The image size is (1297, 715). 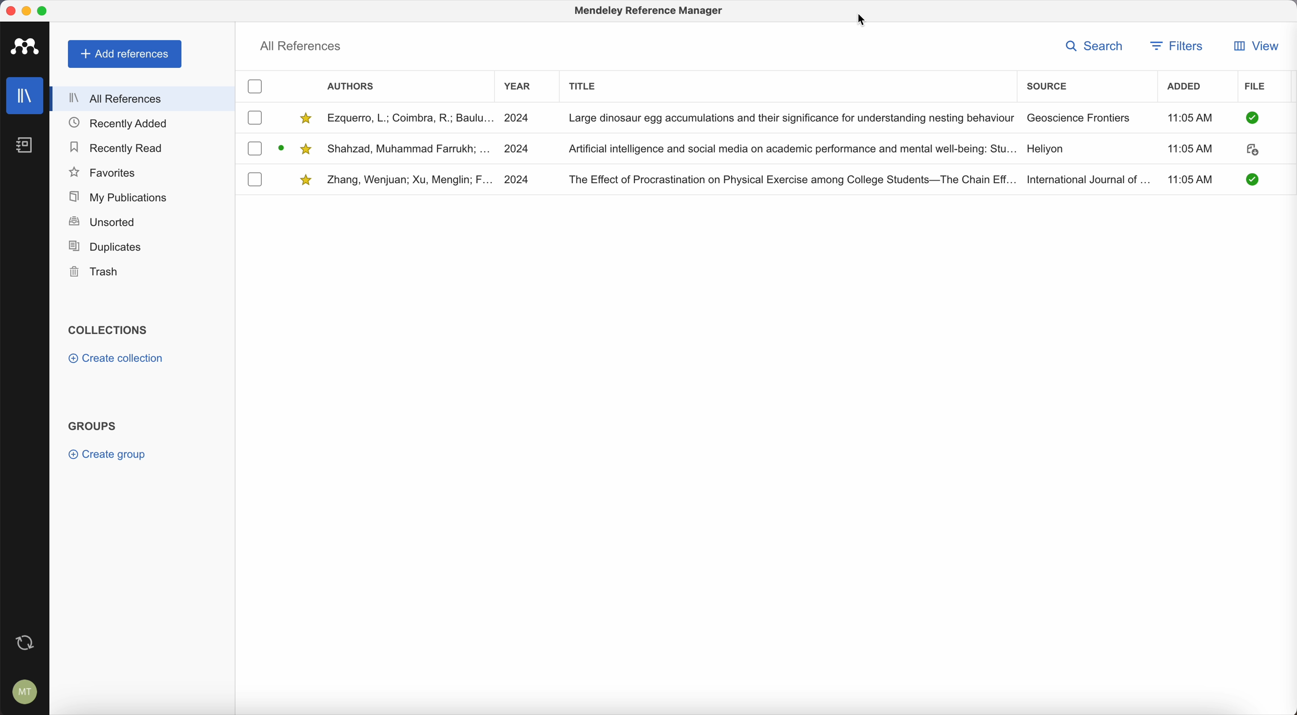 I want to click on The Effect of Procastination on phtysical exercise college students - The Chain Eff..., so click(x=791, y=178).